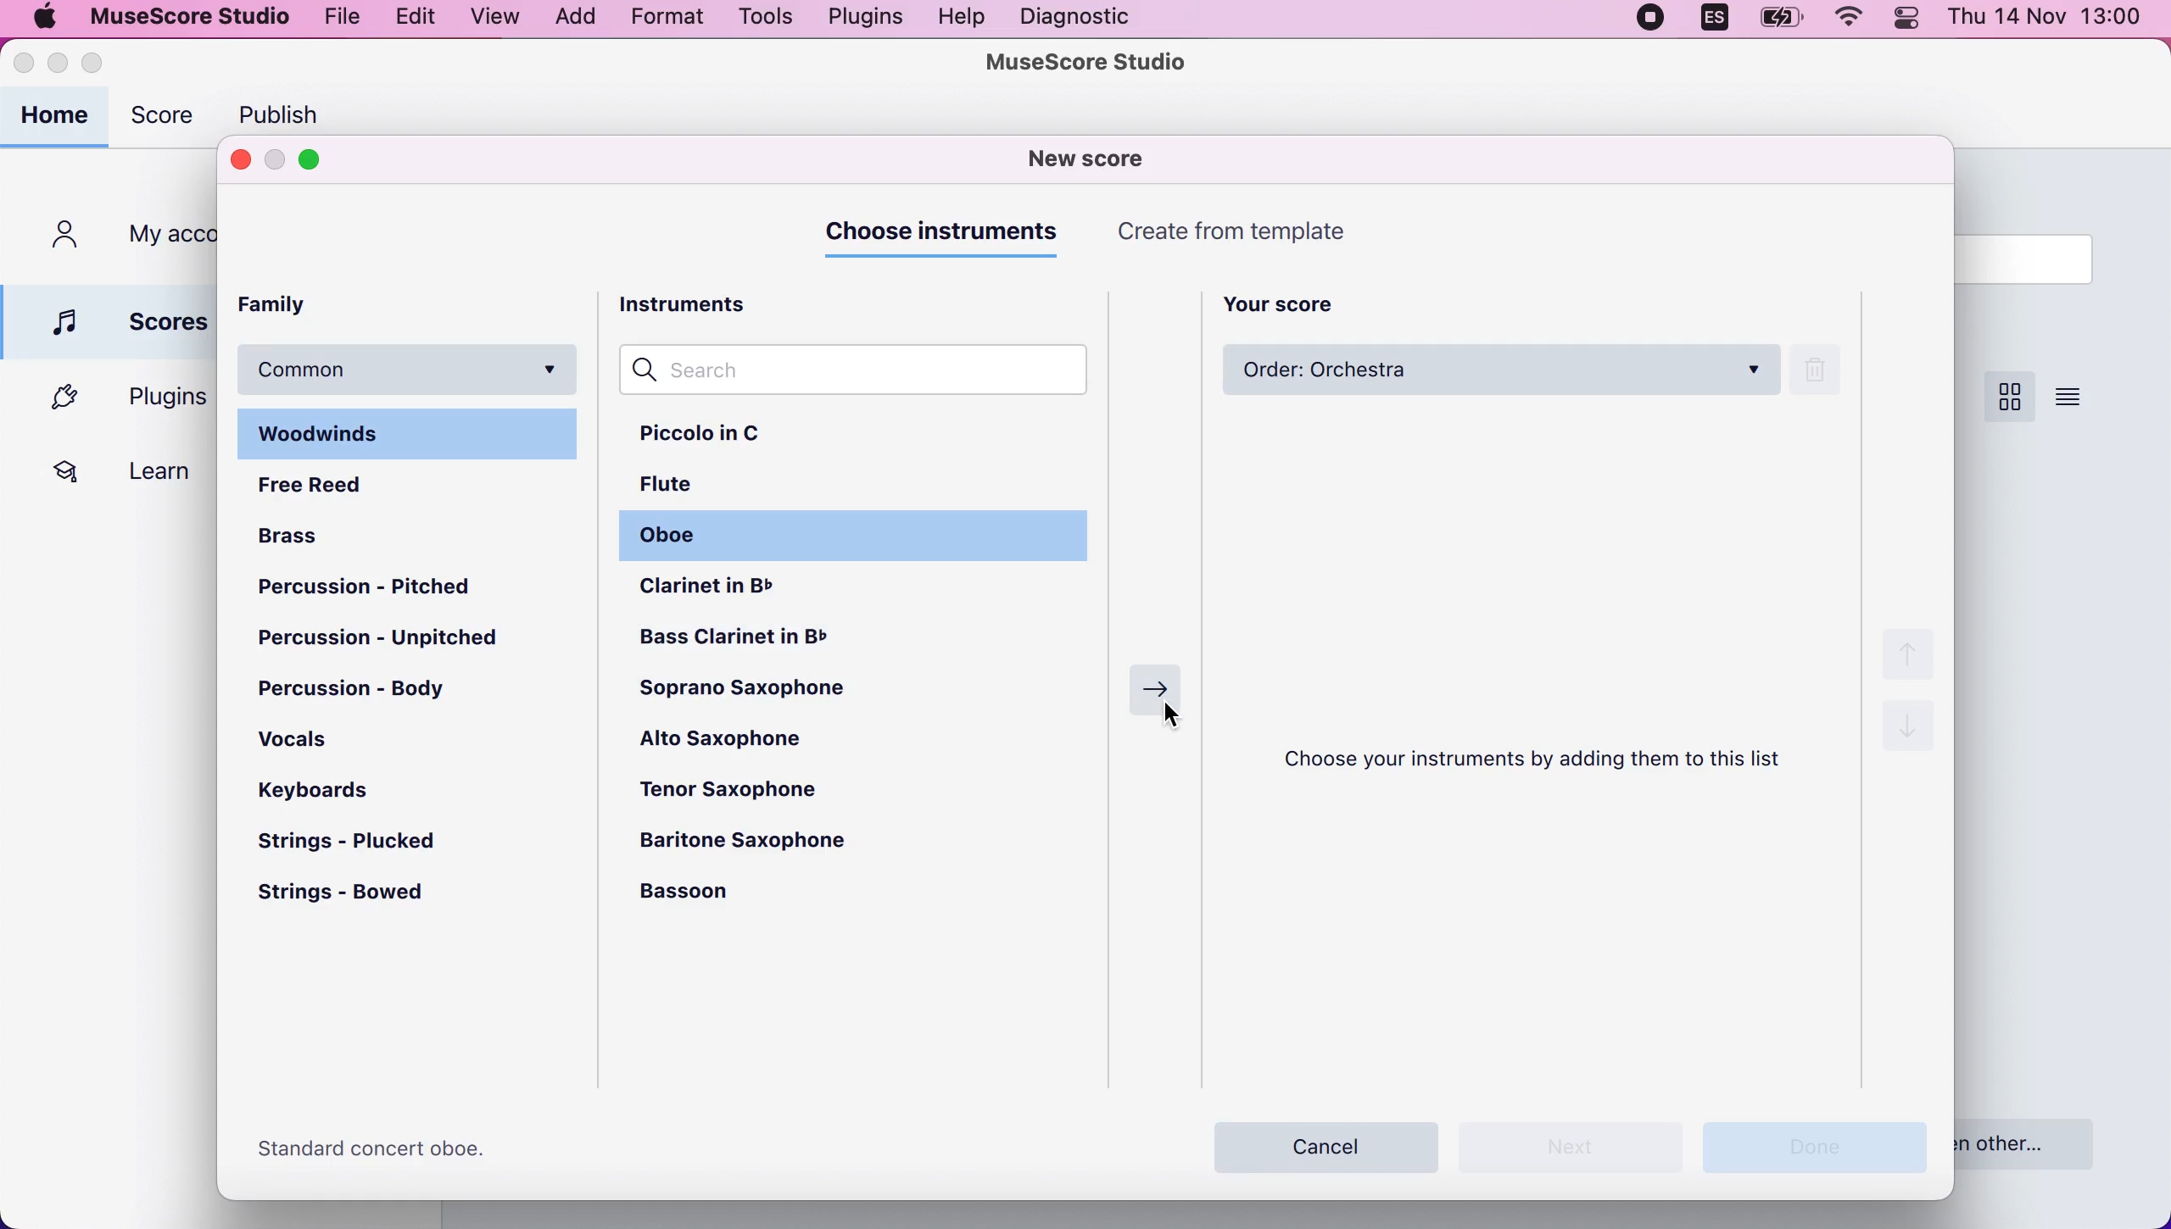 The height and width of the screenshot is (1229, 2171). I want to click on cursor on next, so click(1176, 720).